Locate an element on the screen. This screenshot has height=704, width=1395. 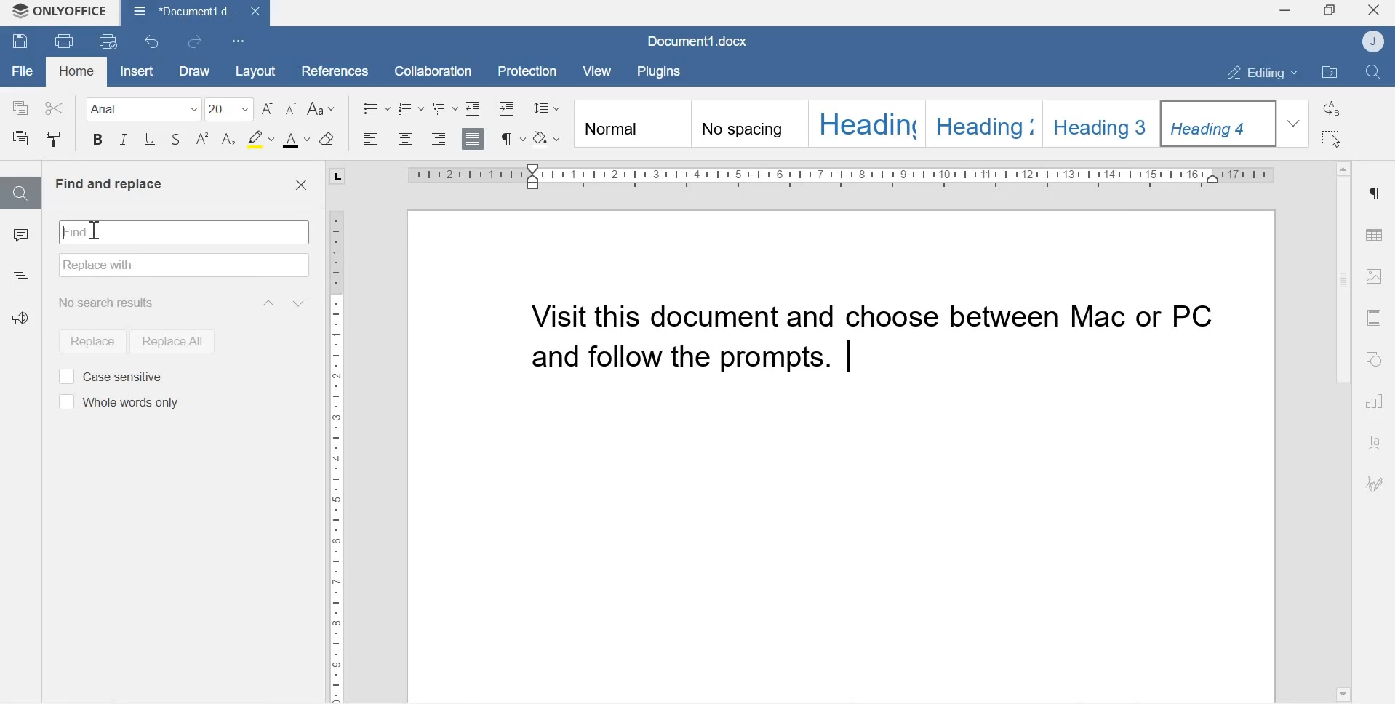
Non printing characters is located at coordinates (511, 138).